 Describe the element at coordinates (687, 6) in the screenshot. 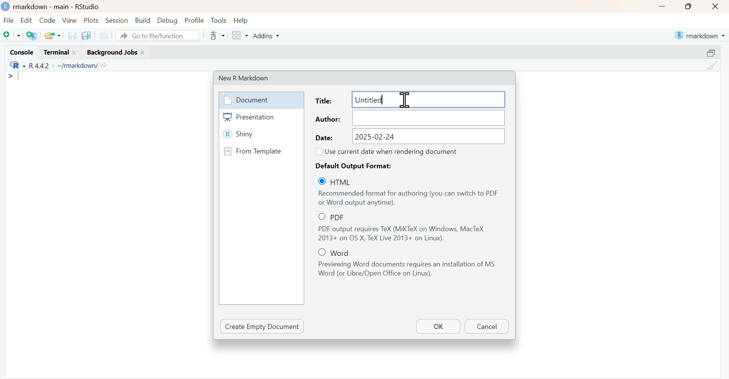

I see `maximize` at that location.